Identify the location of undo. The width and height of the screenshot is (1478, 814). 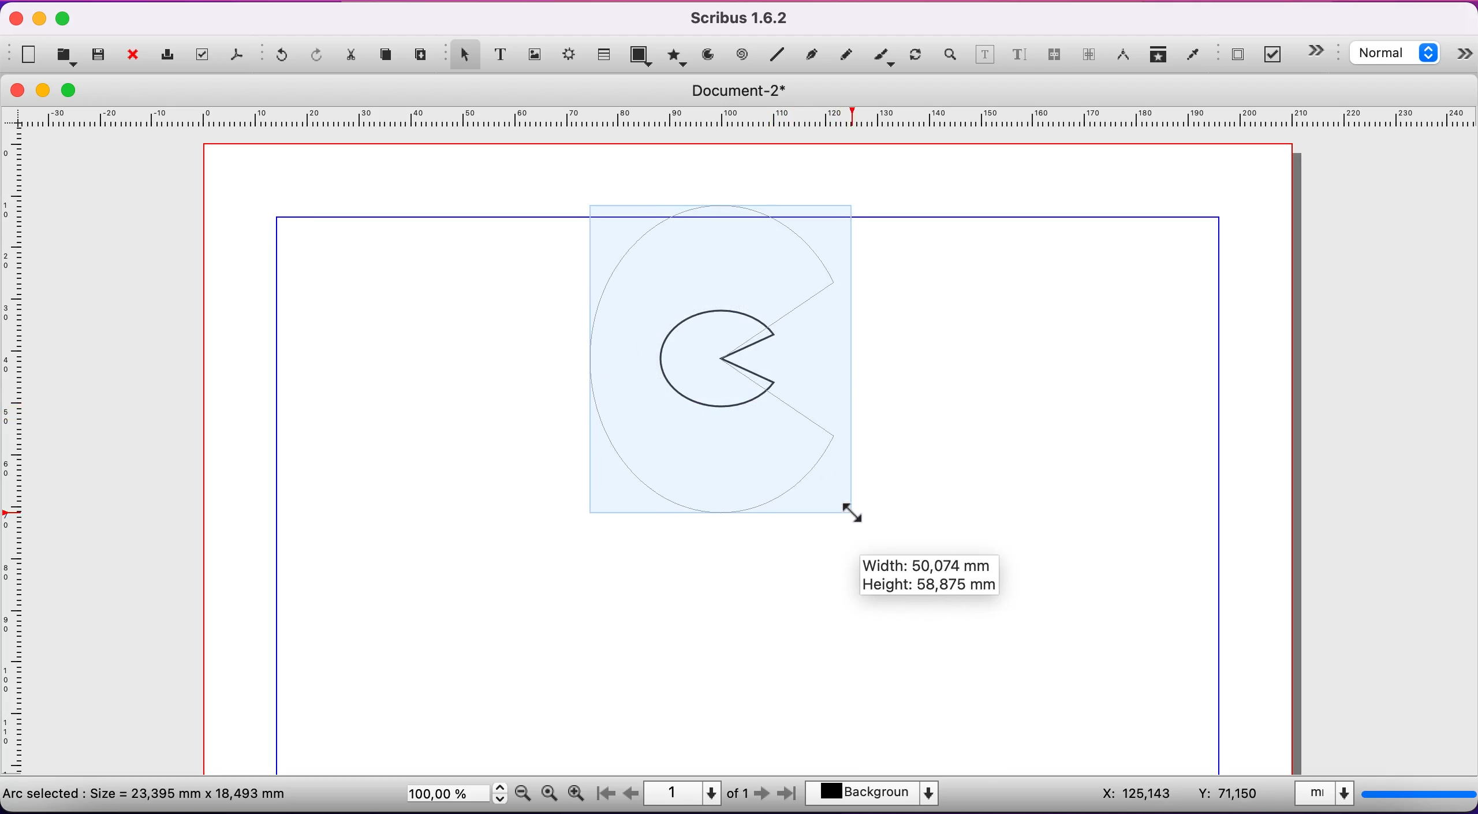
(277, 58).